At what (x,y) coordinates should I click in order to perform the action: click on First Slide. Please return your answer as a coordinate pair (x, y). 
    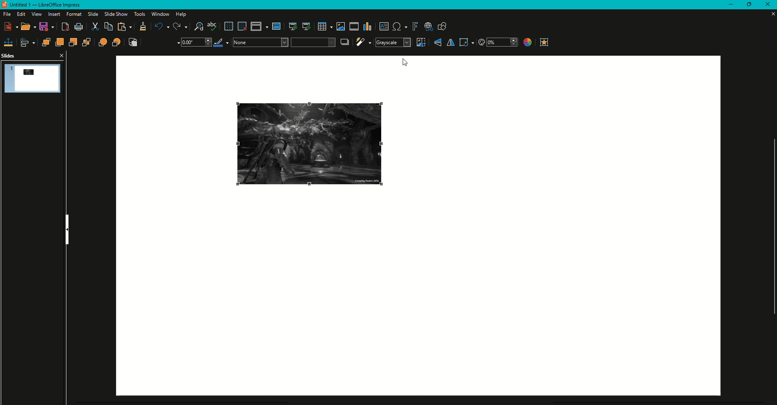
    Looking at the image, I should click on (292, 27).